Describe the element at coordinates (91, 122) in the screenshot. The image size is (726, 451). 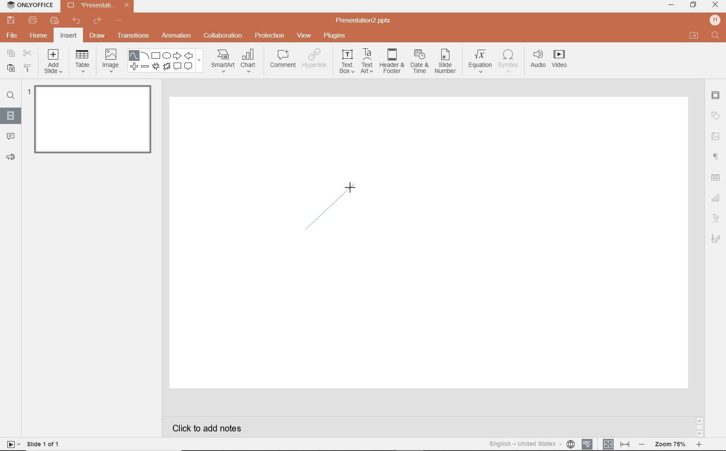
I see `SLIDE1` at that location.